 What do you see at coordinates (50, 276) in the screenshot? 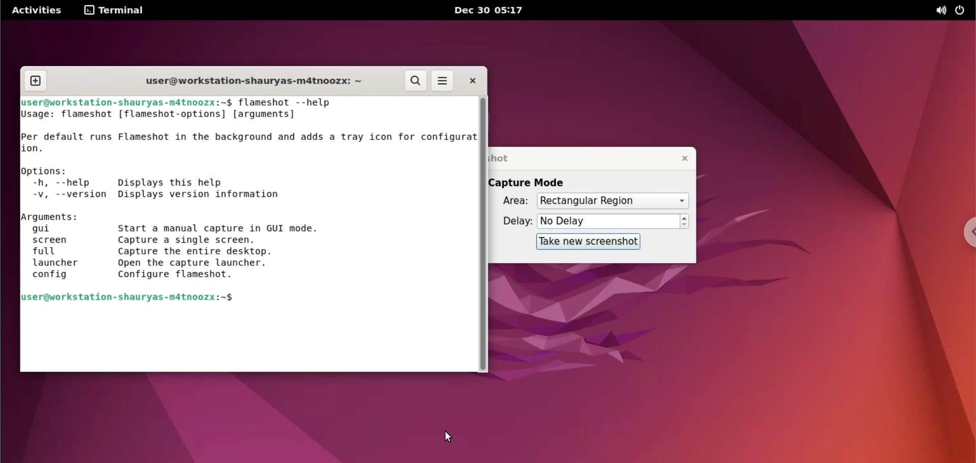
I see `config` at bounding box center [50, 276].